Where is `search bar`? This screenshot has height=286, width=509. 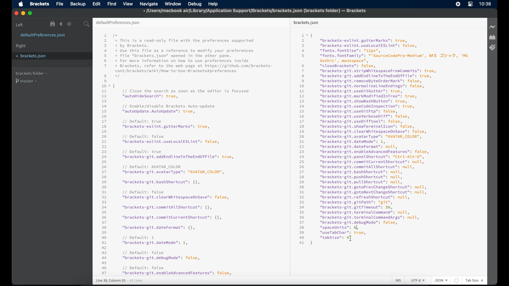
search bar is located at coordinates (87, 24).